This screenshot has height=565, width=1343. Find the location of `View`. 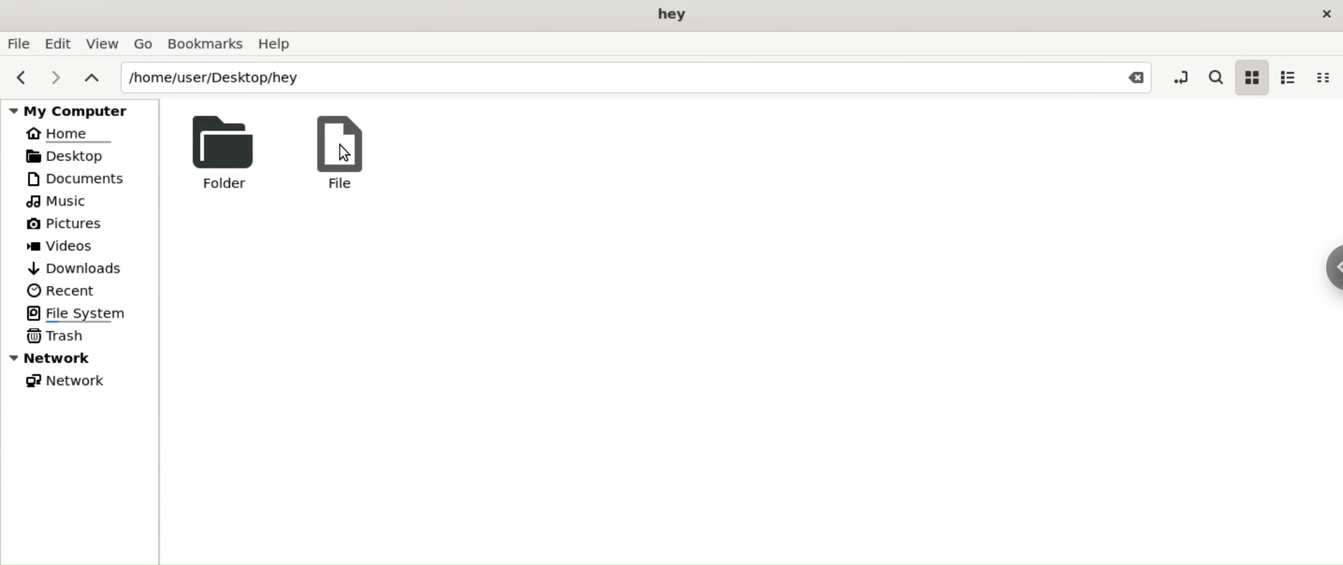

View is located at coordinates (104, 45).